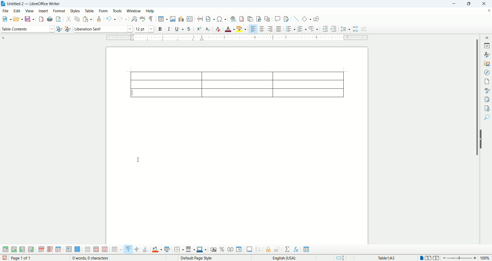 The width and height of the screenshot is (492, 261). Describe the element at coordinates (467, 258) in the screenshot. I see `zoom factor` at that location.